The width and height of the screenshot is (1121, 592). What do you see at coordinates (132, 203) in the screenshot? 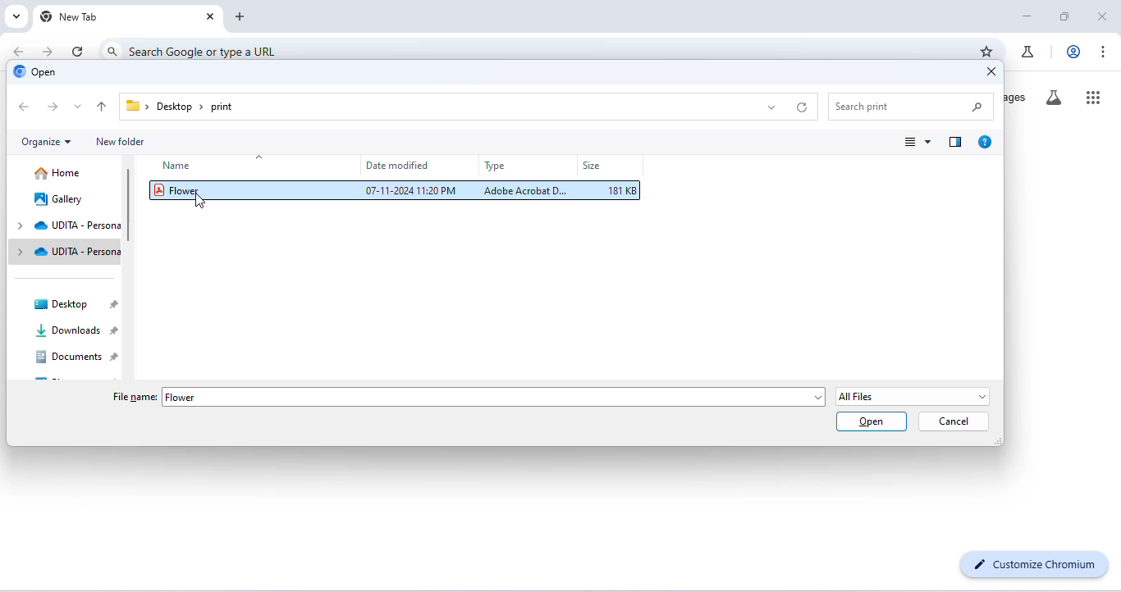
I see `vertical scroll bar` at bounding box center [132, 203].